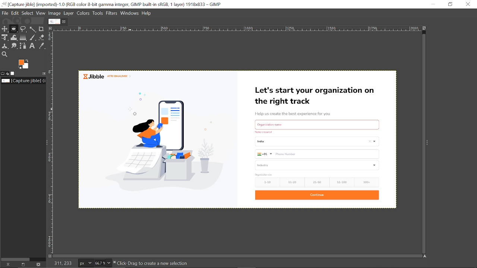  What do you see at coordinates (113, 13) in the screenshot?
I see `Filters` at bounding box center [113, 13].